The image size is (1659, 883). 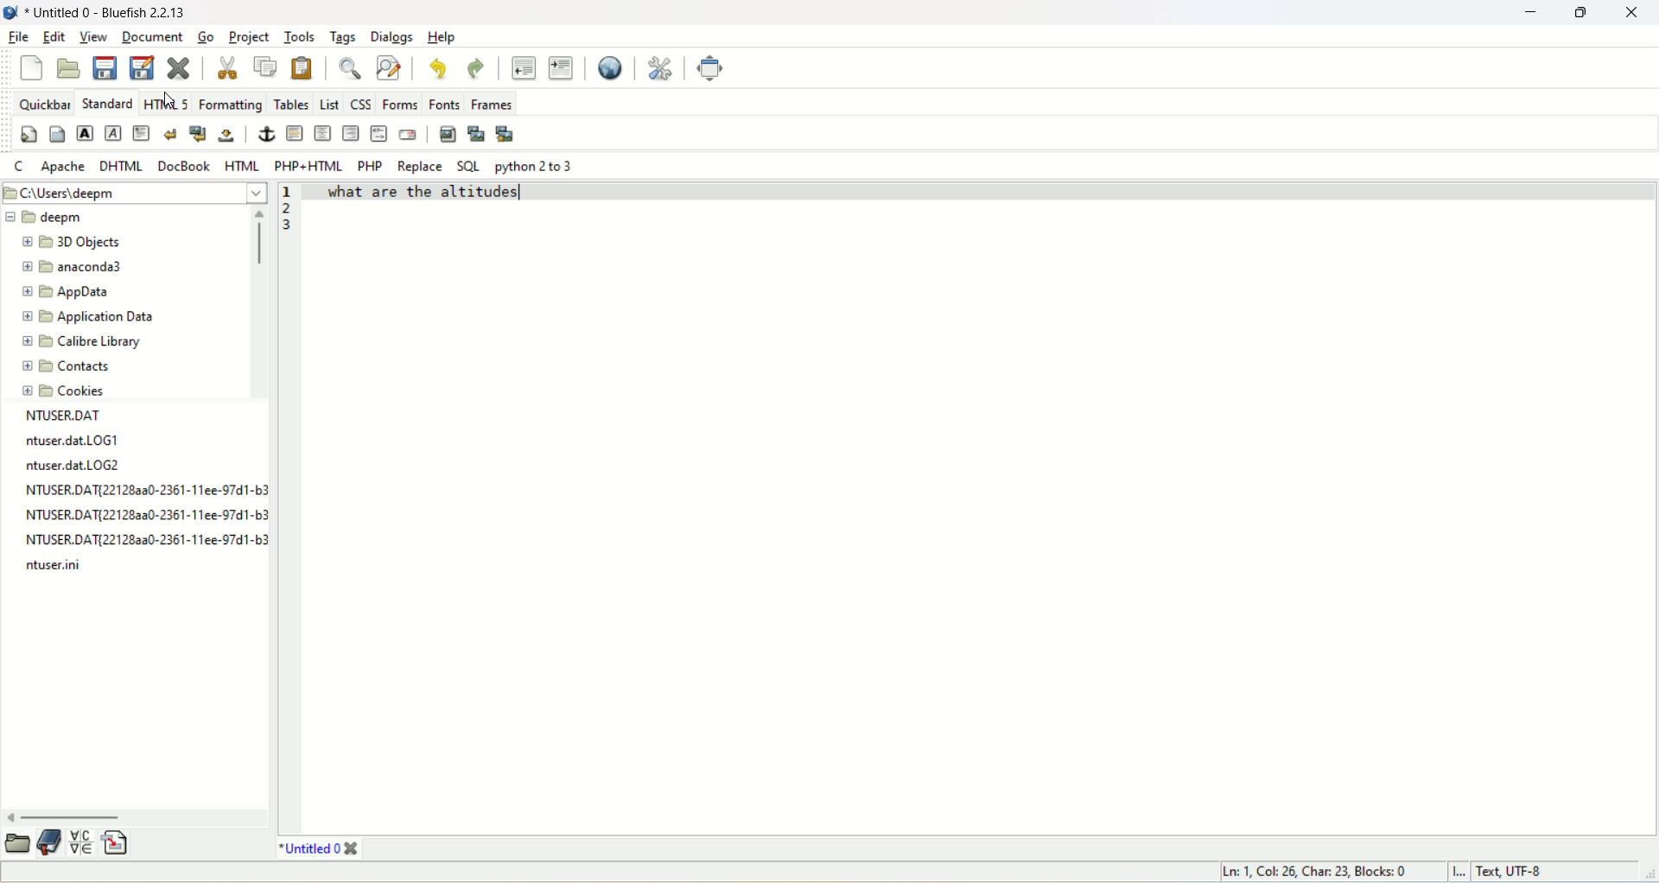 What do you see at coordinates (43, 104) in the screenshot?
I see `quickbar` at bounding box center [43, 104].